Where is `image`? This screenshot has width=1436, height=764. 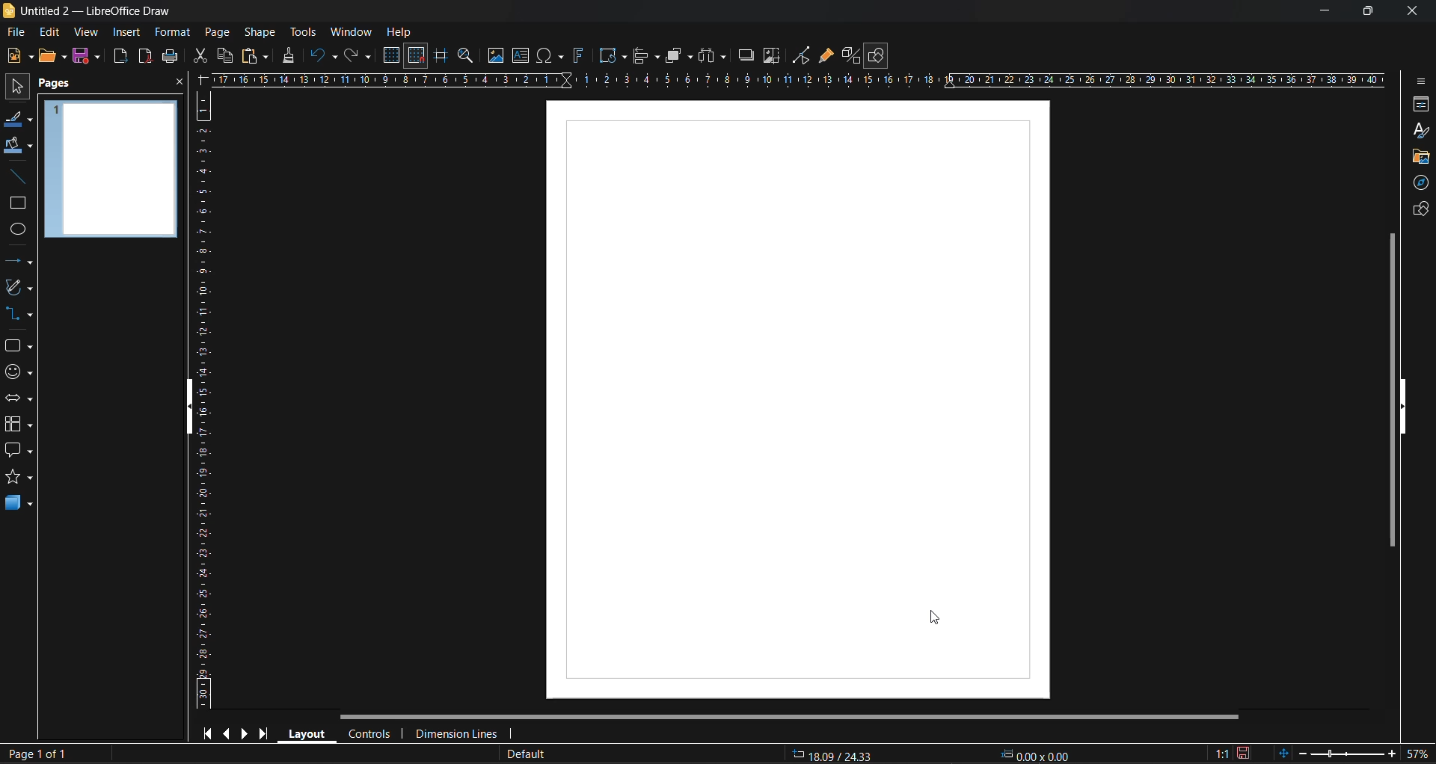 image is located at coordinates (494, 56).